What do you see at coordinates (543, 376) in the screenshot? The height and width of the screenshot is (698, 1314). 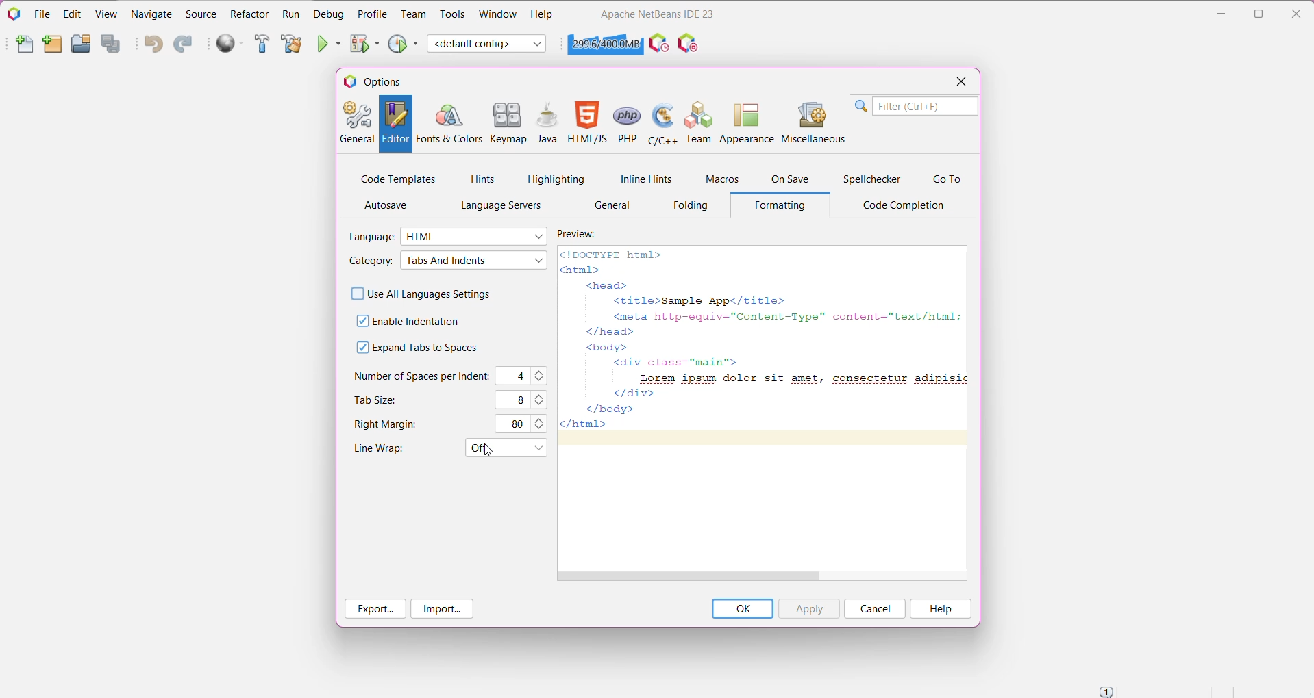 I see `Set the number of spaces per indent` at bounding box center [543, 376].